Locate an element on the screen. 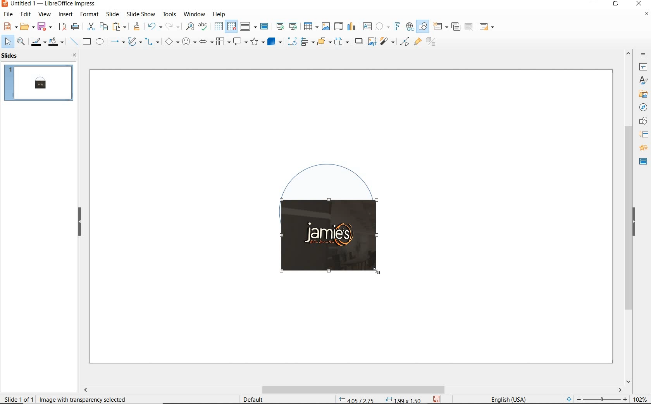 This screenshot has width=651, height=404. duplicate slide is located at coordinates (456, 27).